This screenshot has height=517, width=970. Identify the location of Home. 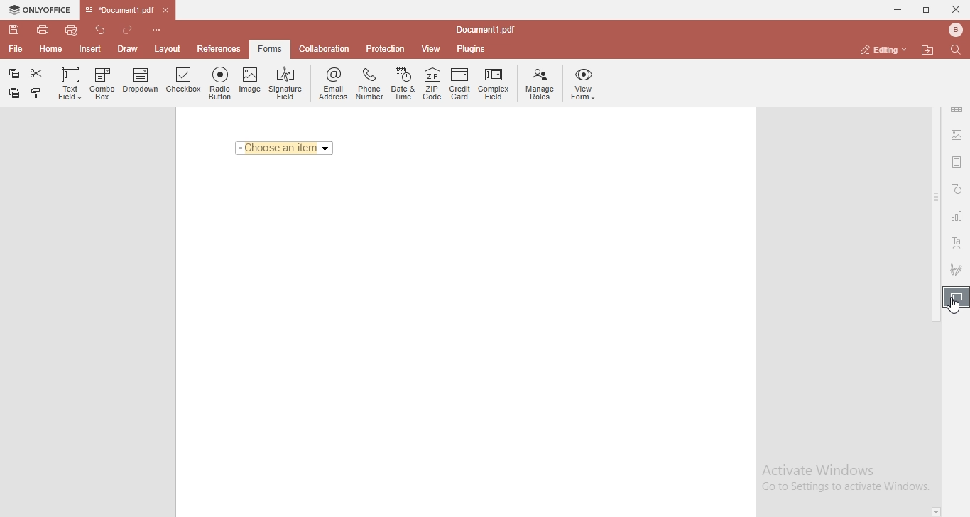
(52, 51).